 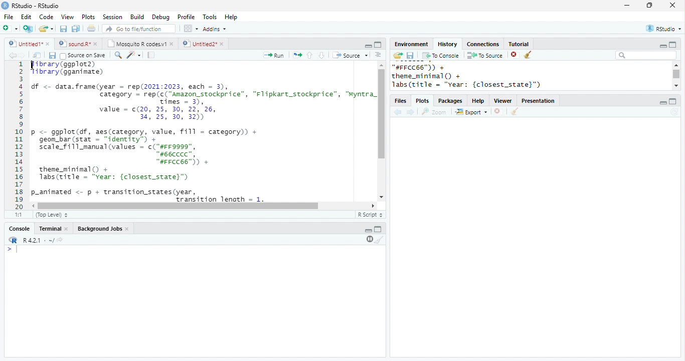 I want to click on maximize, so click(x=673, y=101).